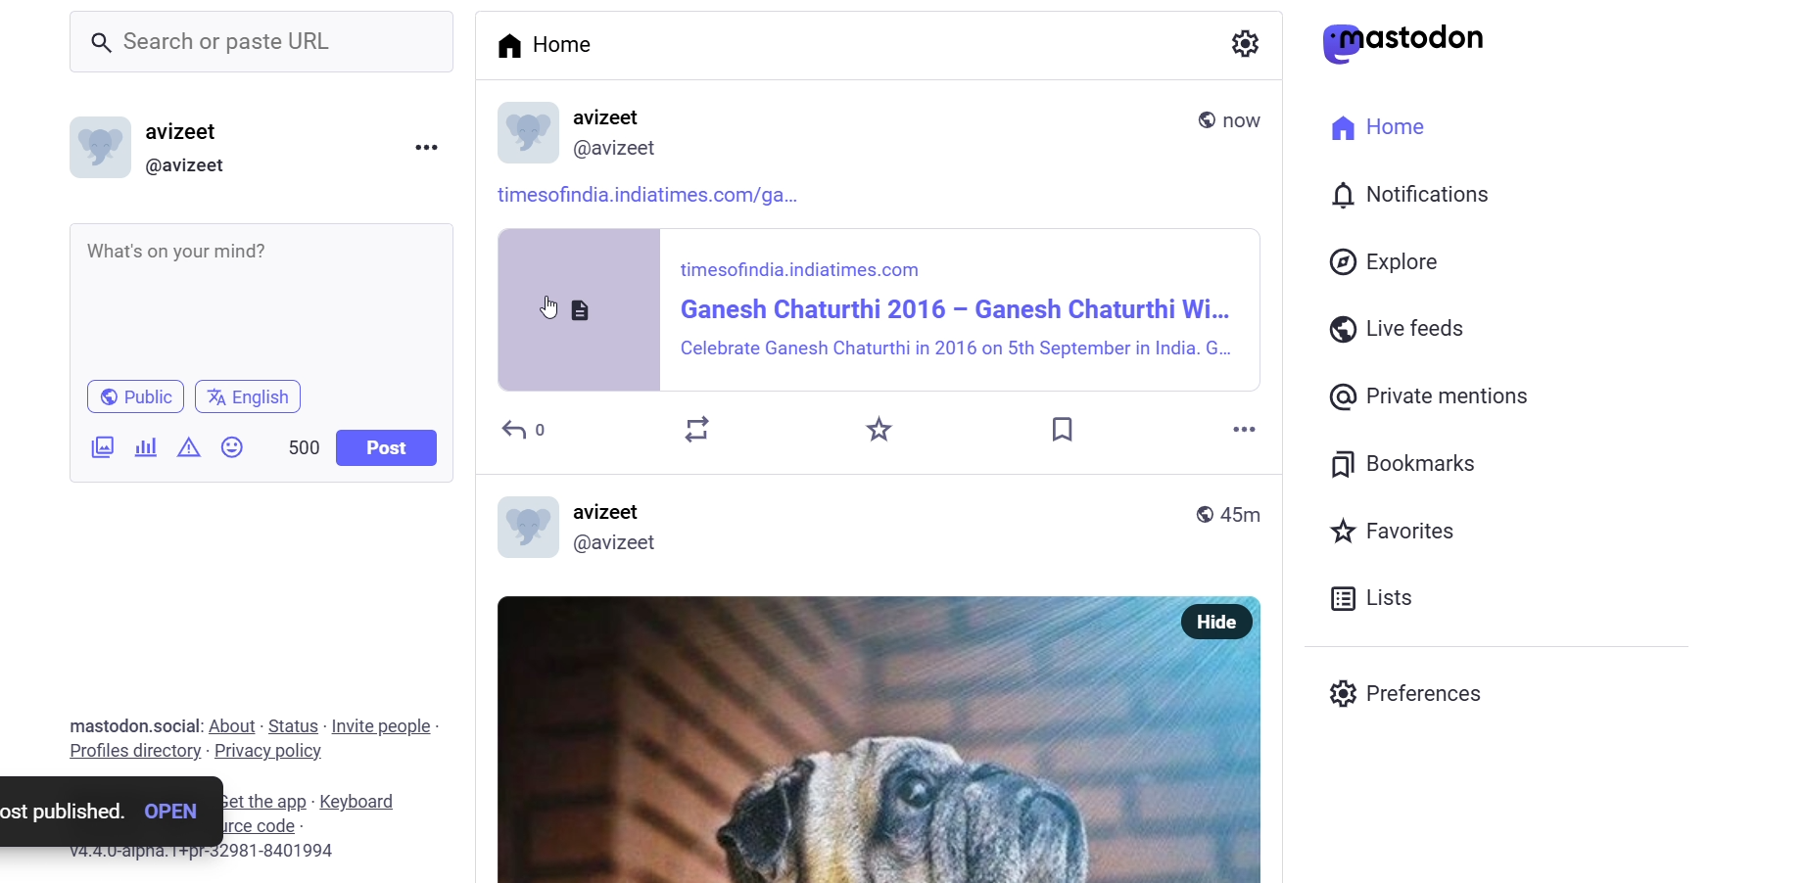 The height and width of the screenshot is (883, 1806). Describe the element at coordinates (1420, 700) in the screenshot. I see ` Preferences` at that location.